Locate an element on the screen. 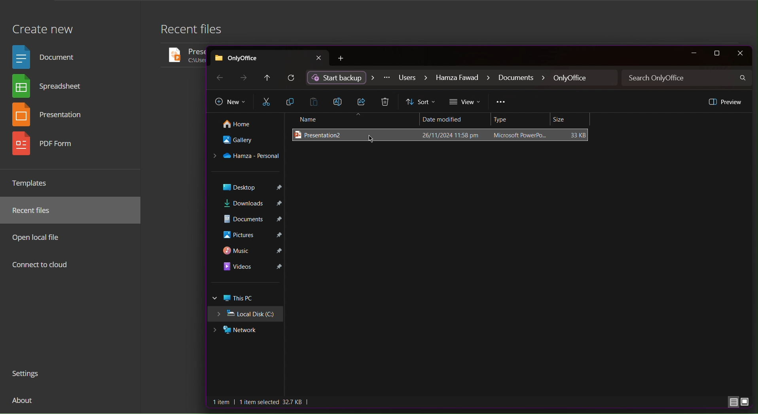  Gallery is located at coordinates (244, 142).